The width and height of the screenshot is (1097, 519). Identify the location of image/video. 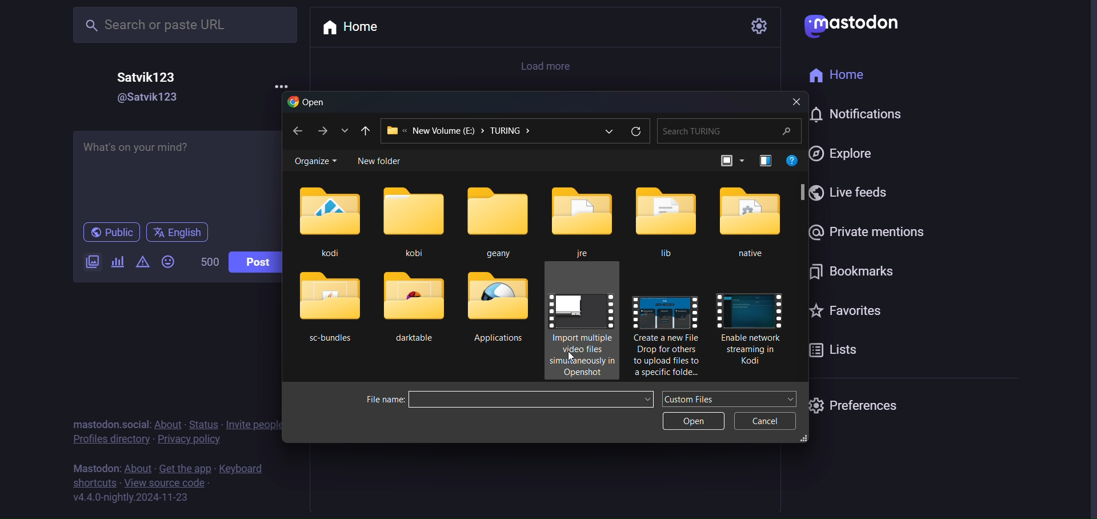
(89, 260).